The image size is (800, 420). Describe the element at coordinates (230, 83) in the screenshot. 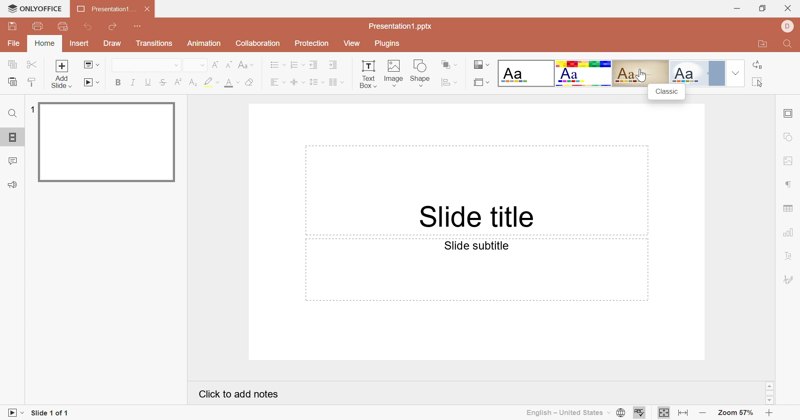

I see `Font Color` at that location.